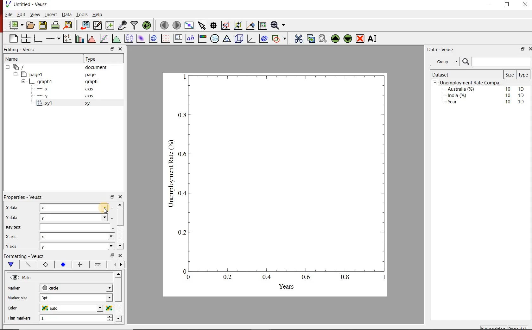 This screenshot has height=330, width=532. What do you see at coordinates (447, 50) in the screenshot?
I see `Data - Veusz` at bounding box center [447, 50].